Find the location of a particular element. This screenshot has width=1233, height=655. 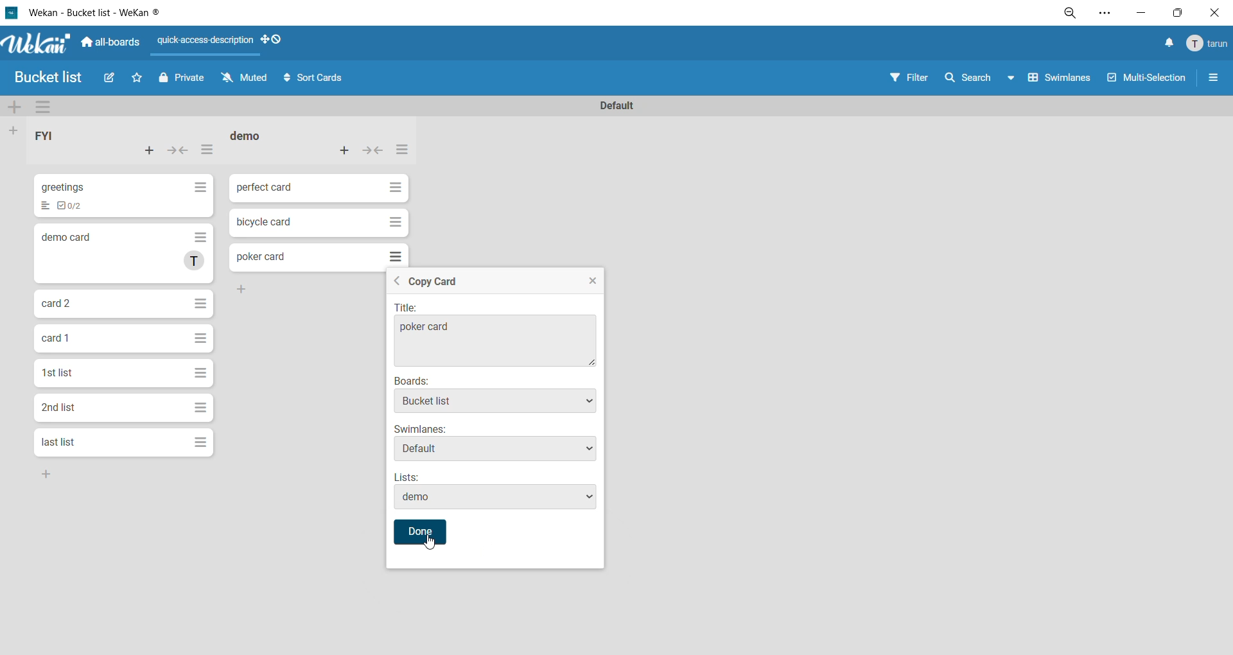

add list is located at coordinates (16, 130).